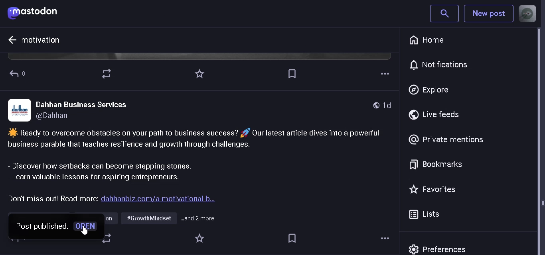 This screenshot has height=255, width=545. What do you see at coordinates (541, 141) in the screenshot?
I see `Scrollbar` at bounding box center [541, 141].